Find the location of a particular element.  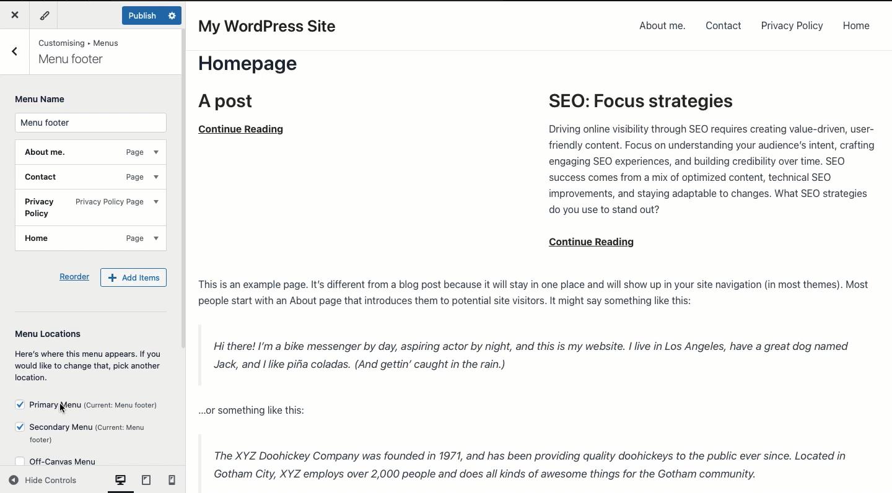

Home is located at coordinates (90, 239).